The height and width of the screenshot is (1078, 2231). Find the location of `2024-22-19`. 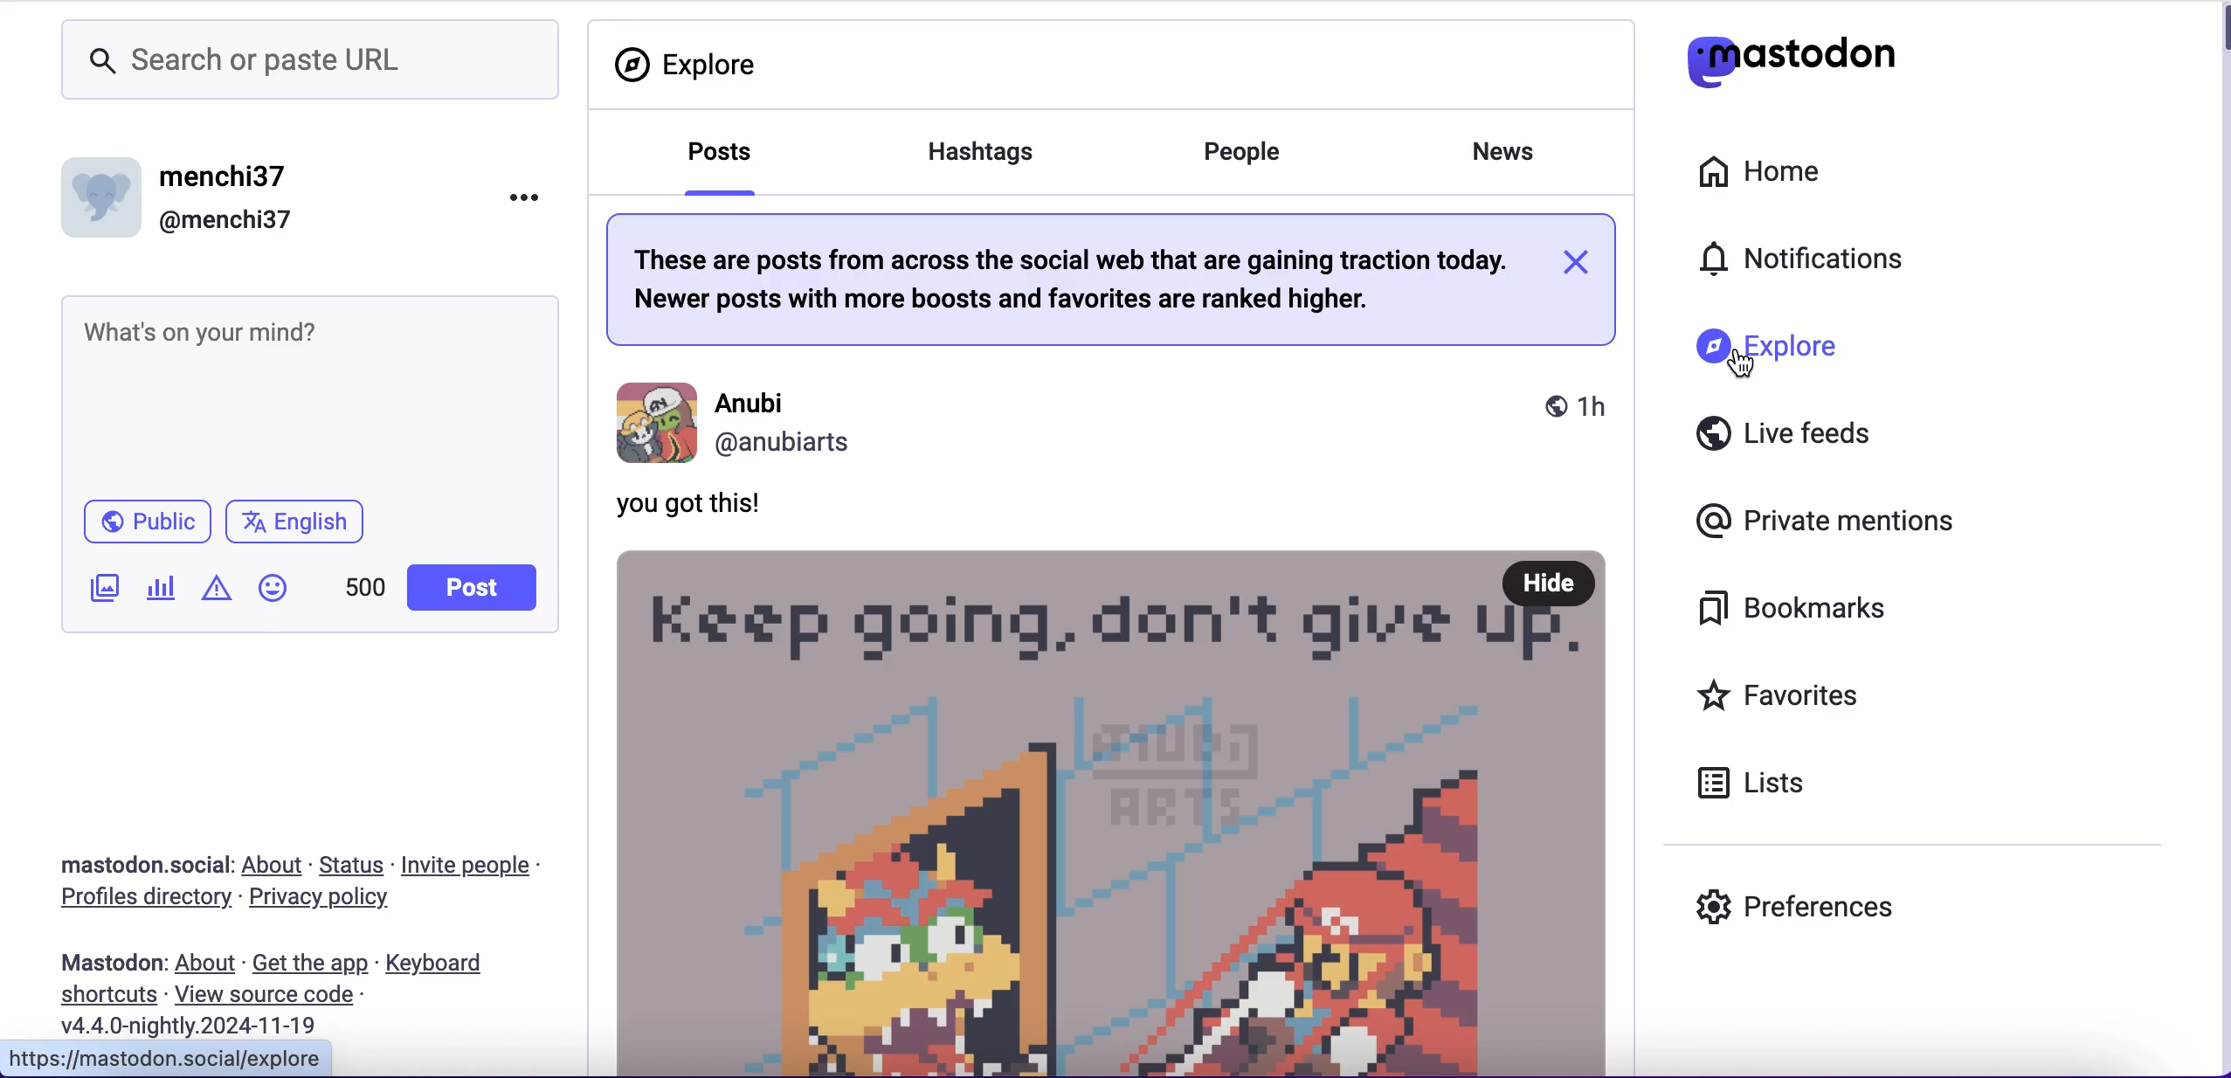

2024-22-19 is located at coordinates (199, 1027).